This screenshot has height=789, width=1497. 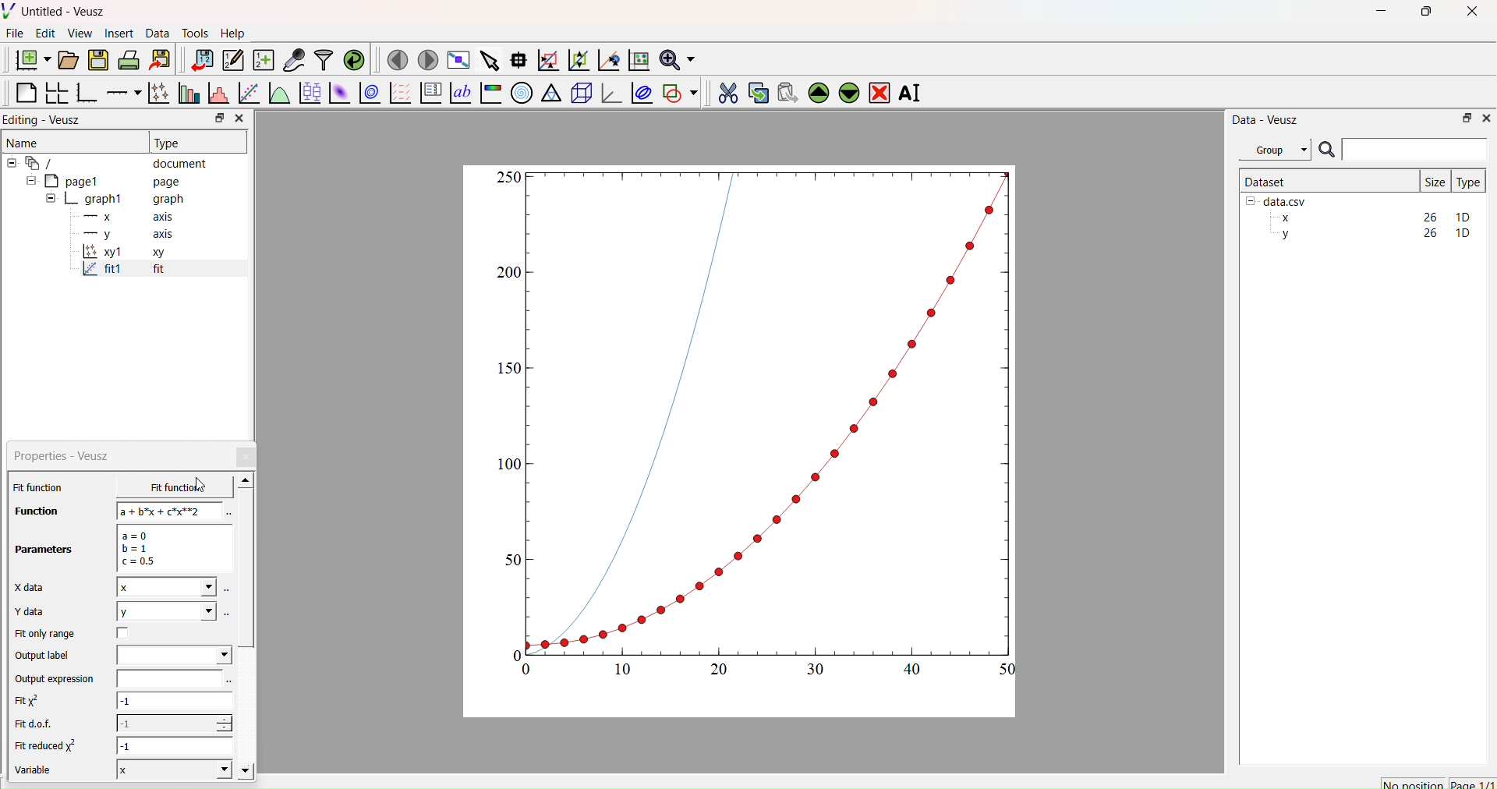 What do you see at coordinates (41, 772) in the screenshot?
I see `Variable` at bounding box center [41, 772].